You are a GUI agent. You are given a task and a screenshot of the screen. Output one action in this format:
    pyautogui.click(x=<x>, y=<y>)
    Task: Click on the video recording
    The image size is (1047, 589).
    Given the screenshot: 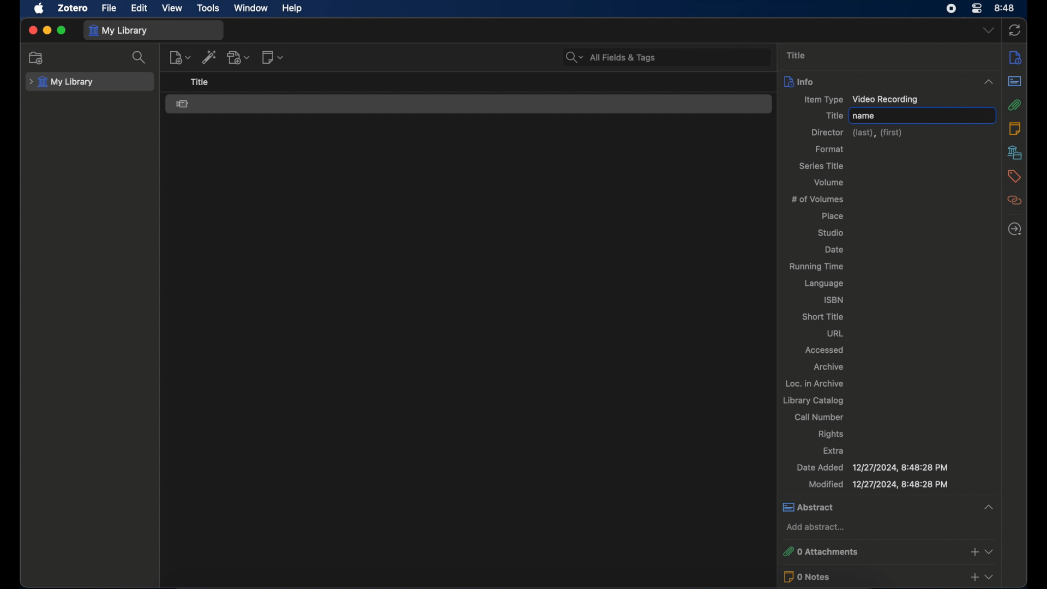 What is the action you would take?
    pyautogui.click(x=183, y=104)
    